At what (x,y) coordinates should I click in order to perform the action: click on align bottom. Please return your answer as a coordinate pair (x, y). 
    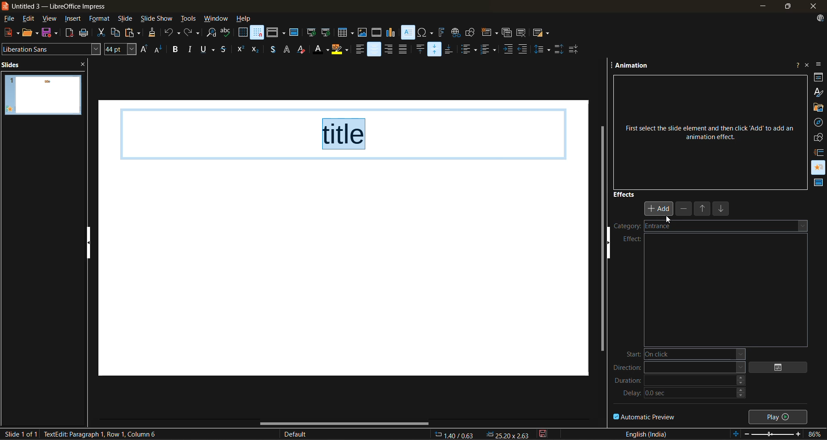
    Looking at the image, I should click on (450, 49).